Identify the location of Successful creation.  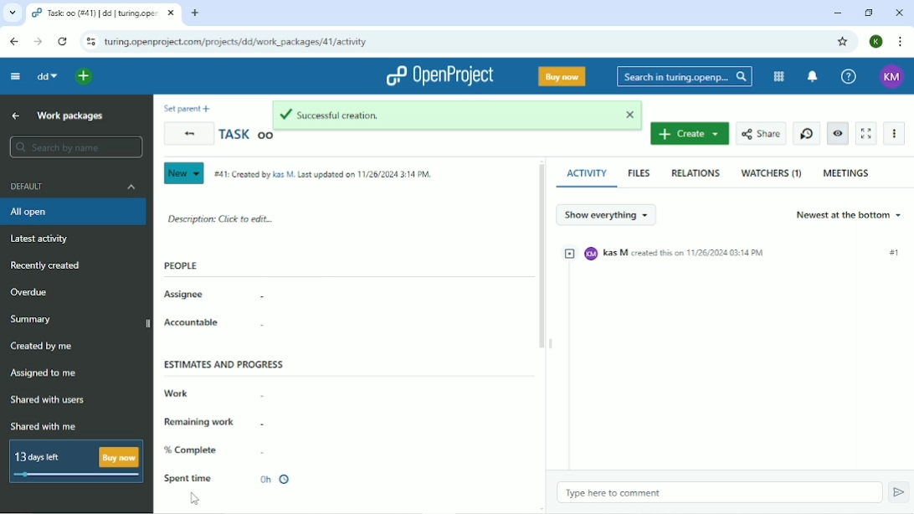
(426, 114).